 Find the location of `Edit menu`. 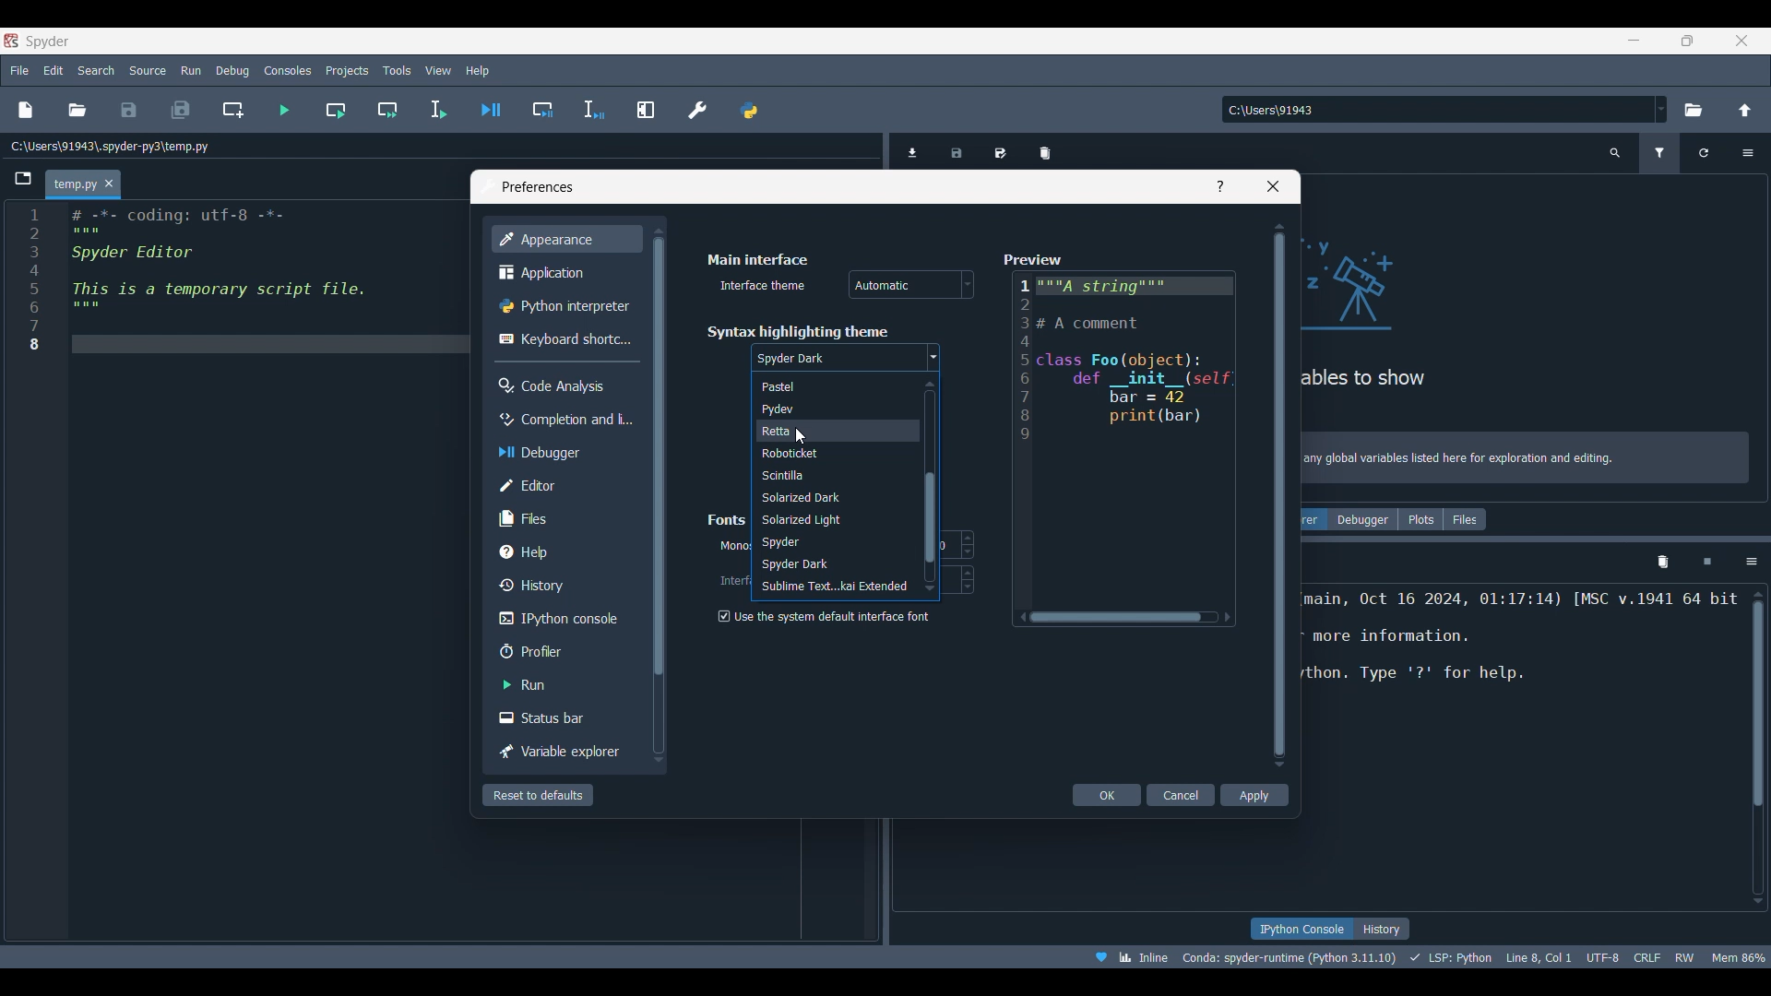

Edit menu is located at coordinates (53, 71).